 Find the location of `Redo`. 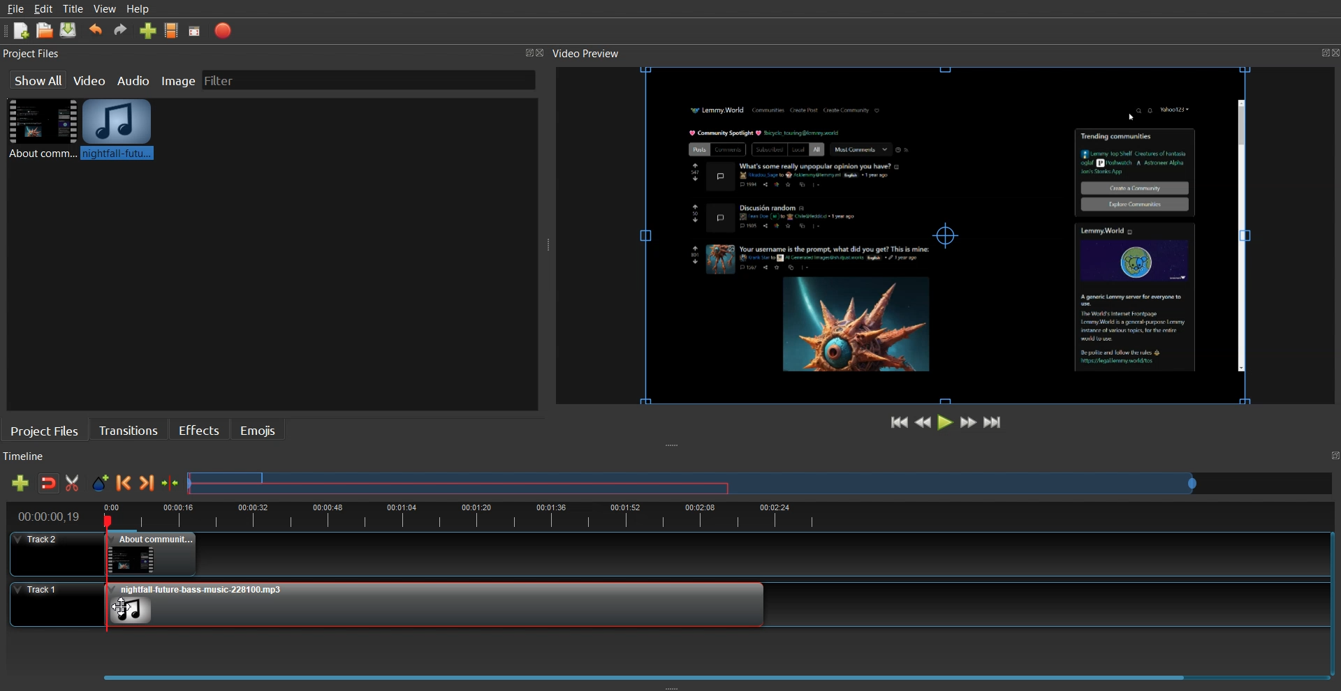

Redo is located at coordinates (121, 29).